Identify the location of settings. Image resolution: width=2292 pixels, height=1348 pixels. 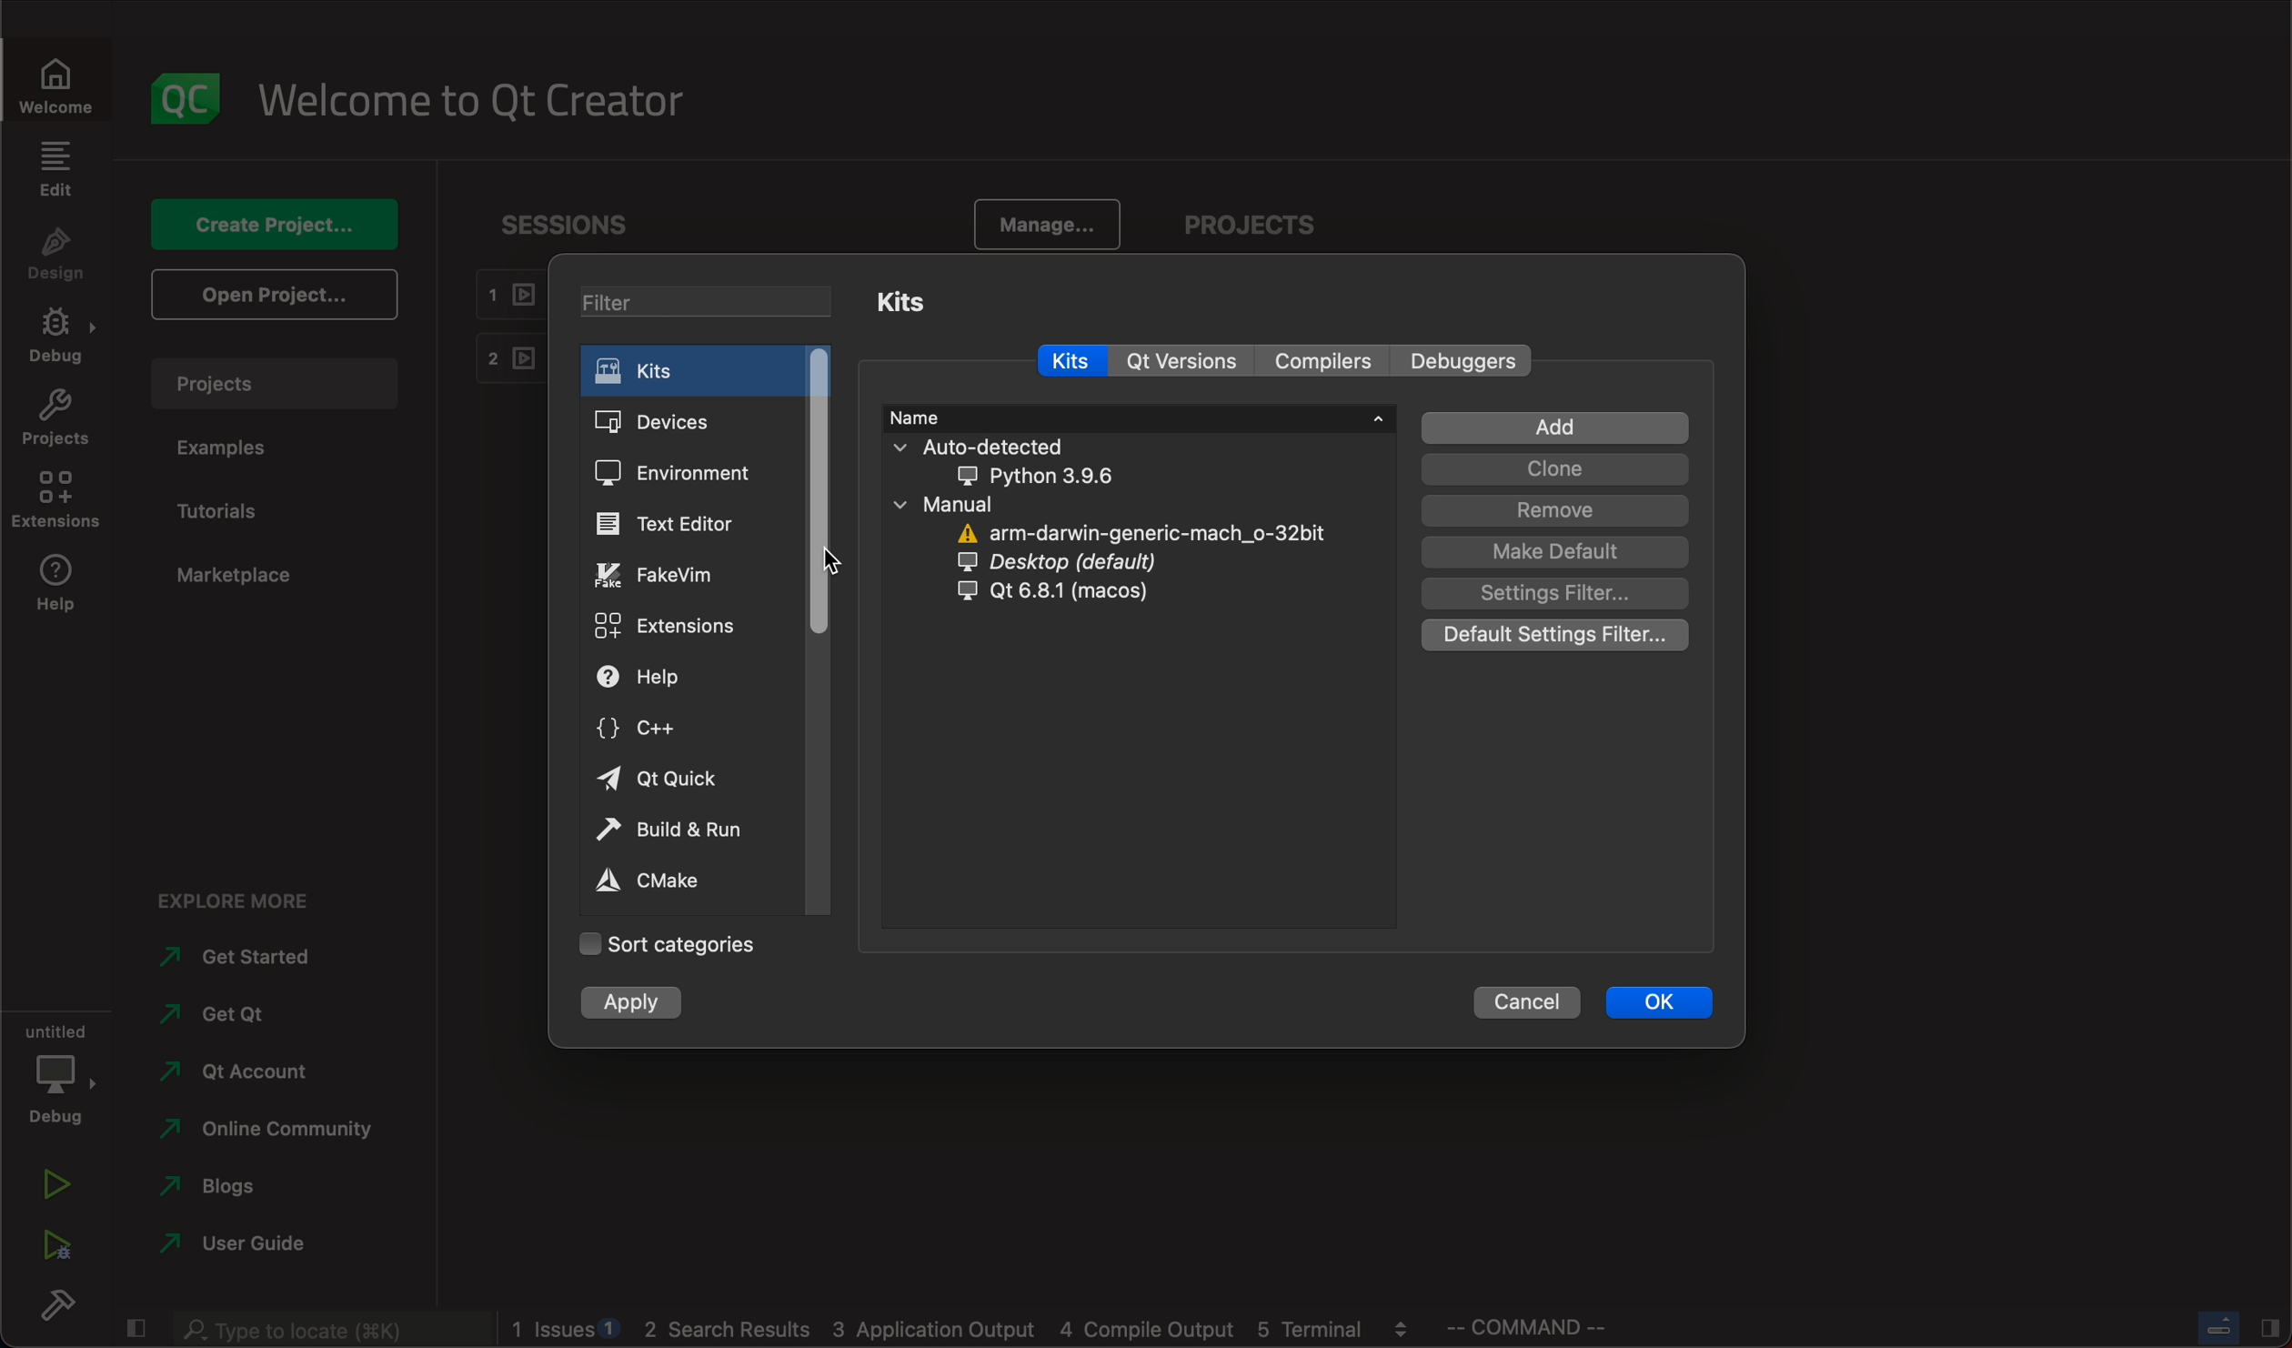
(1555, 593).